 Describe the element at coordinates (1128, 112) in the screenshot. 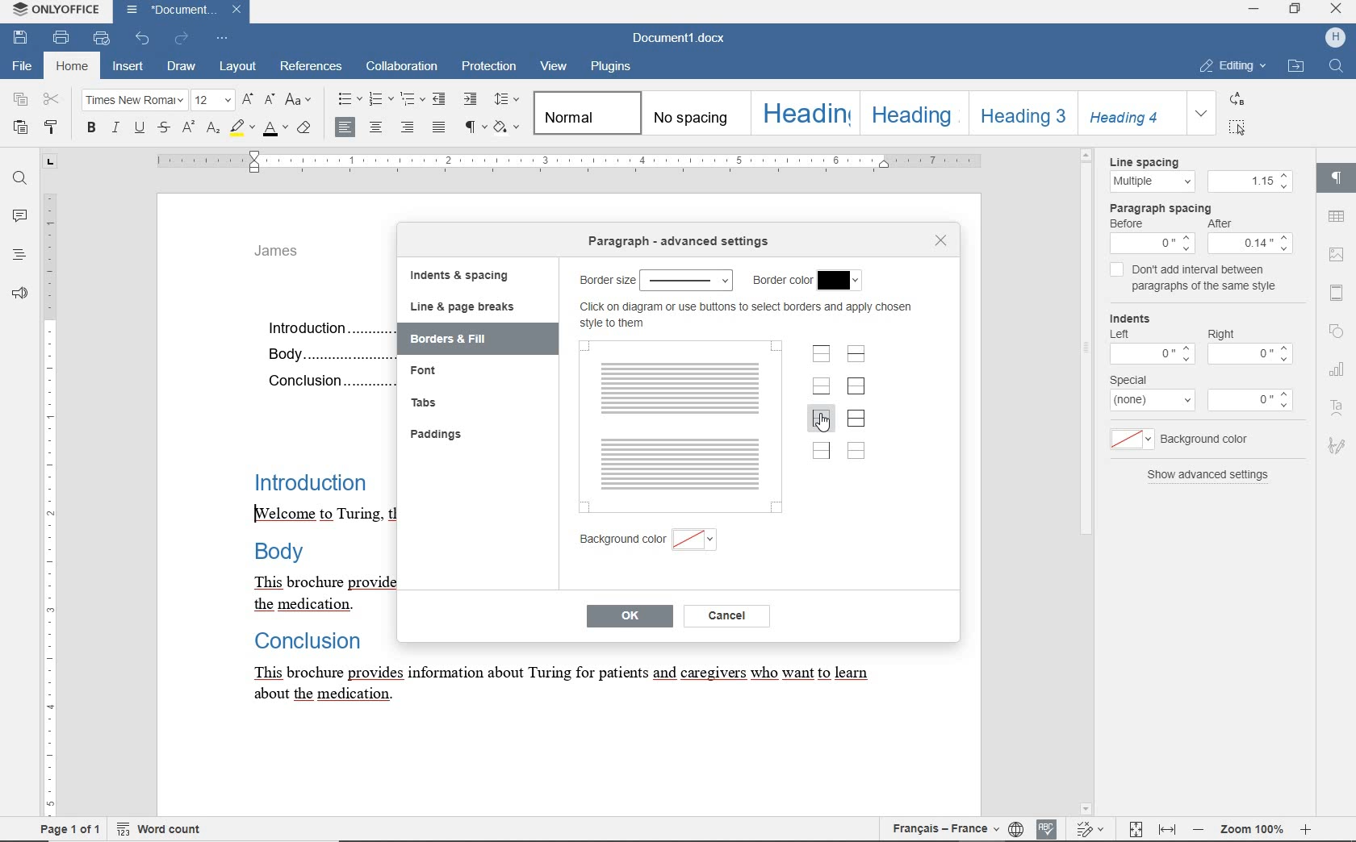

I see `heading 4` at that location.